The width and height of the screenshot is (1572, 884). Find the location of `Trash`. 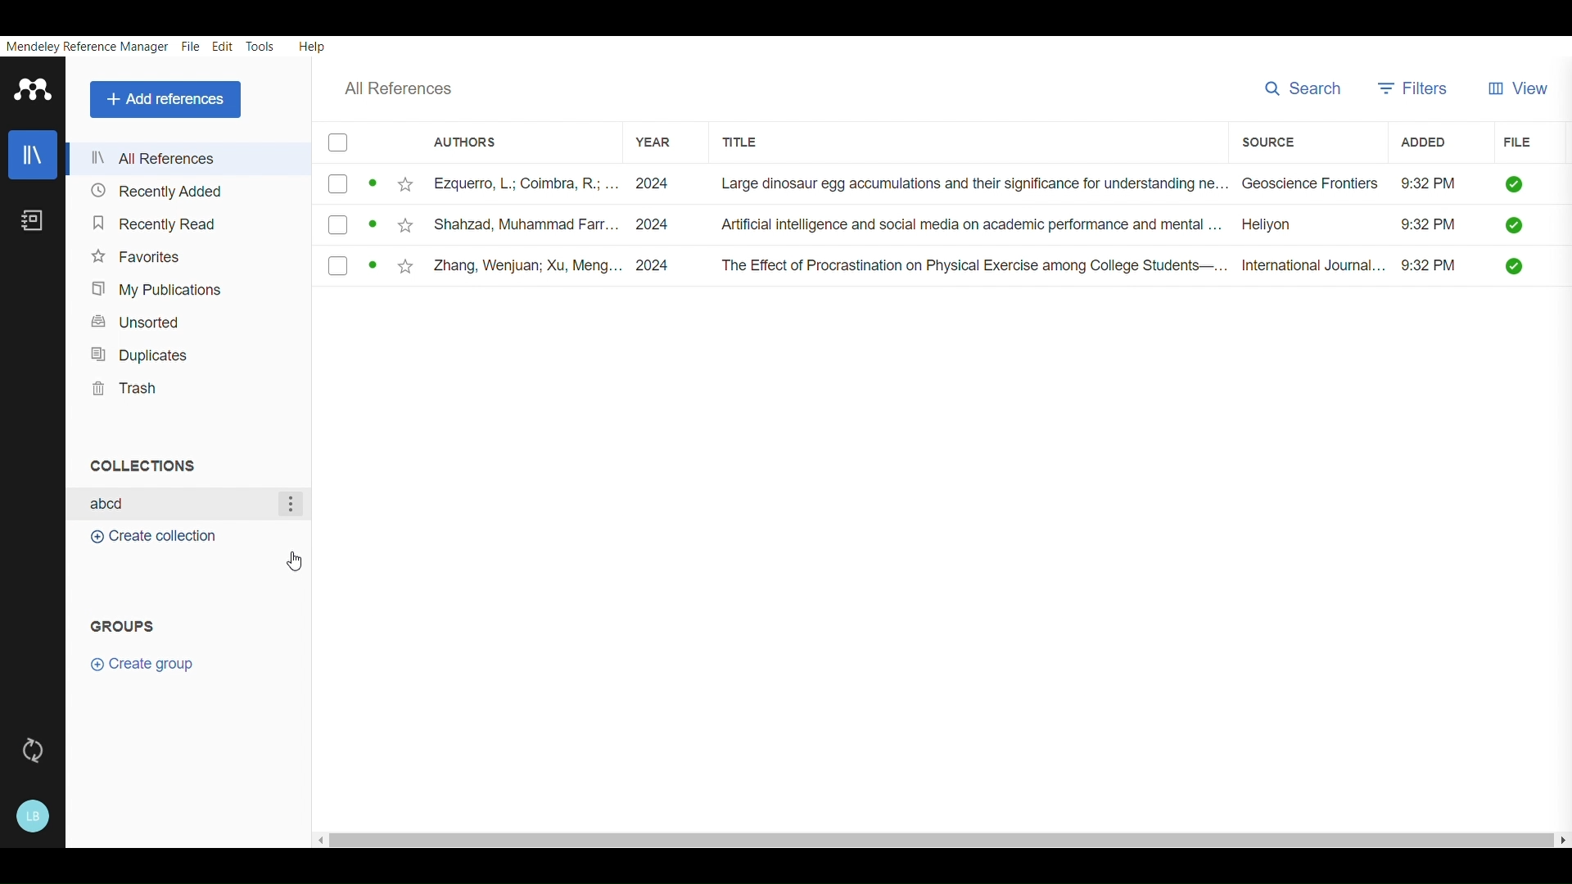

Trash is located at coordinates (126, 386).